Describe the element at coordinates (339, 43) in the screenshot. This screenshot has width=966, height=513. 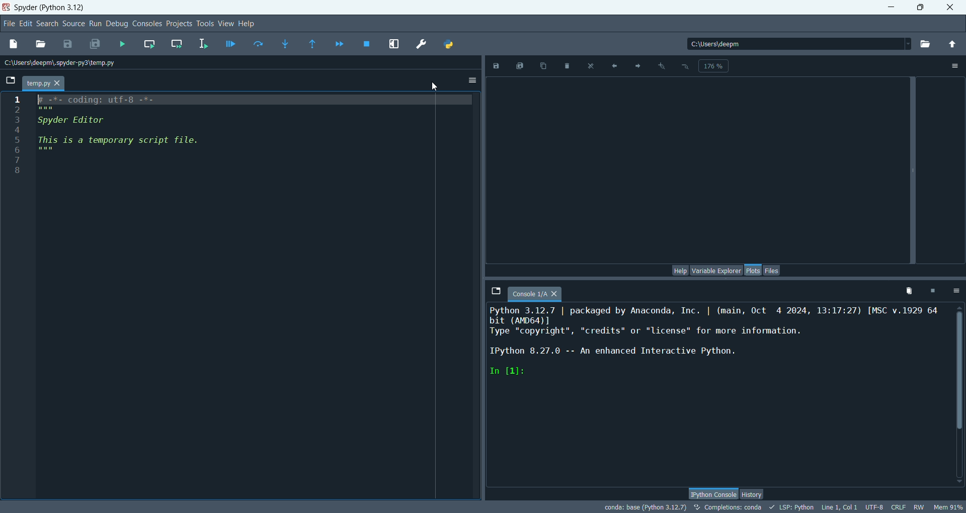
I see `continue execution until next breakpoint` at that location.